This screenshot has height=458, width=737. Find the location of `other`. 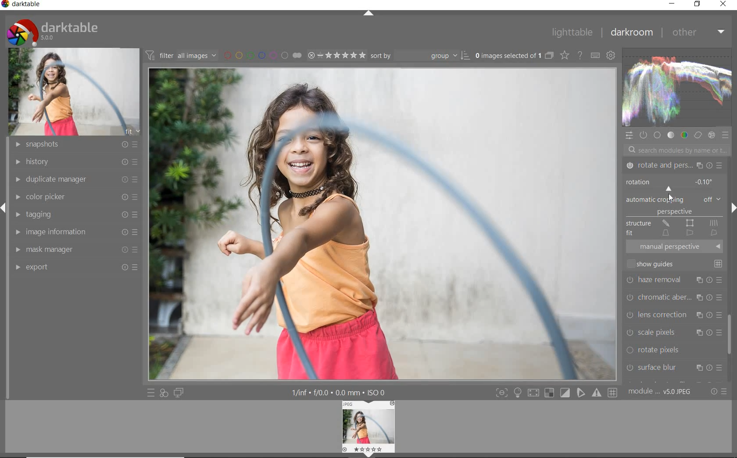

other is located at coordinates (697, 32).